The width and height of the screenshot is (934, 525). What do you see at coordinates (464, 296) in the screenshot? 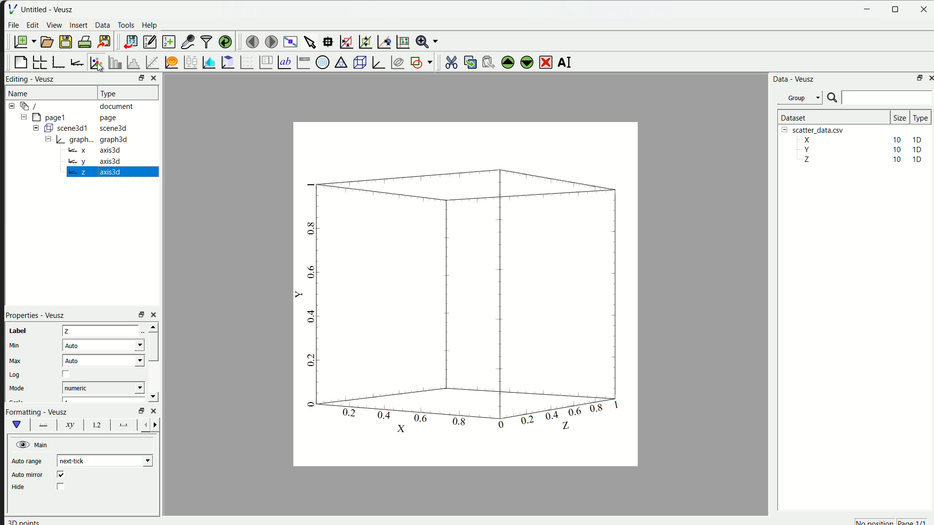
I see `canvas` at bounding box center [464, 296].